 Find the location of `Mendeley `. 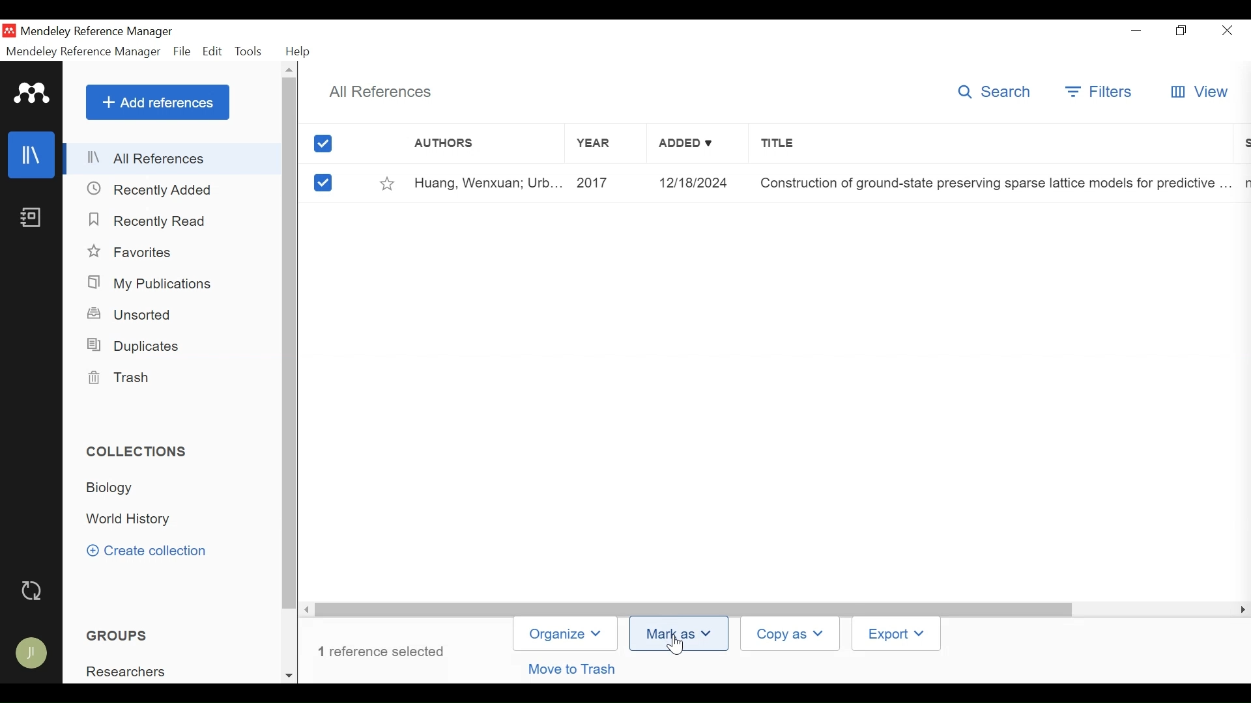

Mendeley  is located at coordinates (34, 94).